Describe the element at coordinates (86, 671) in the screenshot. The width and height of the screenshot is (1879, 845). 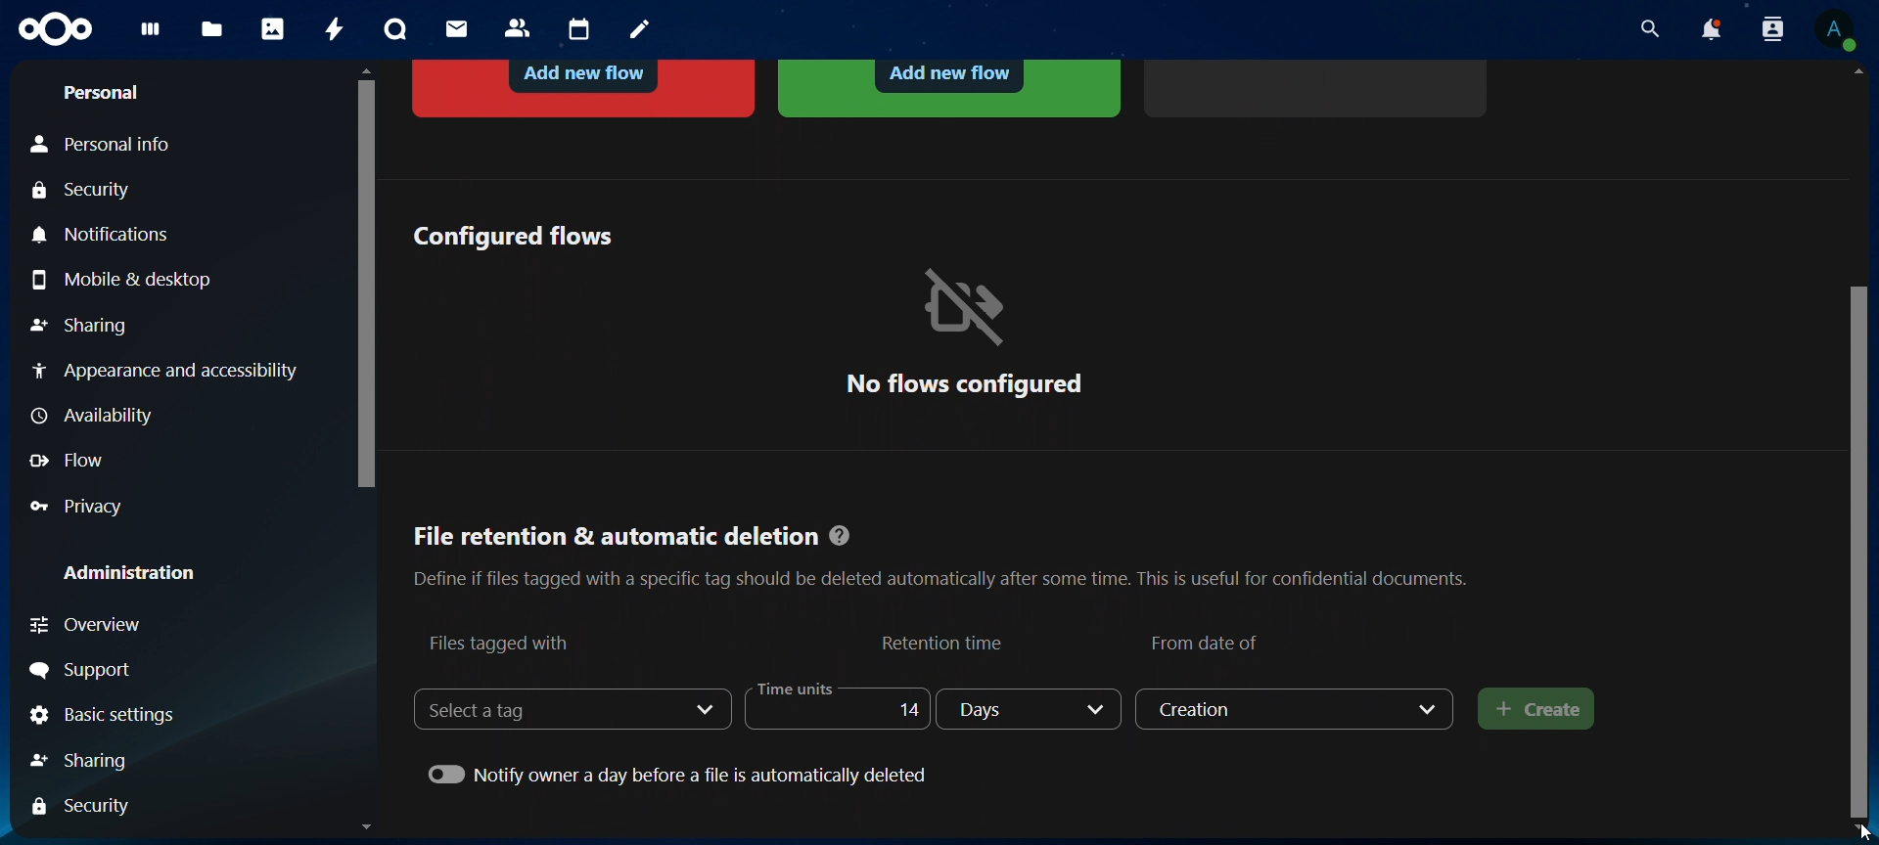
I see `support` at that location.